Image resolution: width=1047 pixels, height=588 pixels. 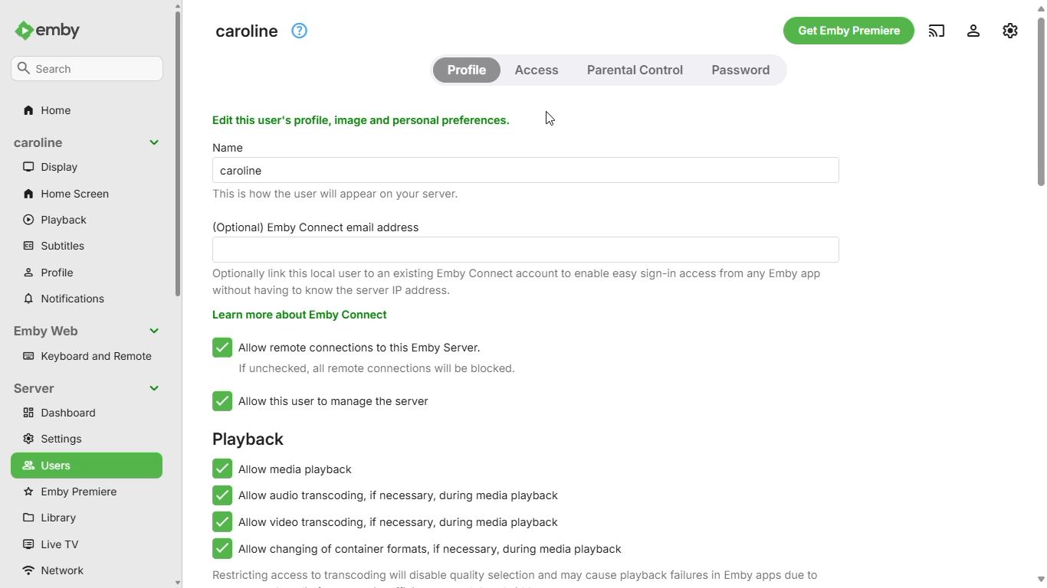 I want to click on settings, so click(x=52, y=439).